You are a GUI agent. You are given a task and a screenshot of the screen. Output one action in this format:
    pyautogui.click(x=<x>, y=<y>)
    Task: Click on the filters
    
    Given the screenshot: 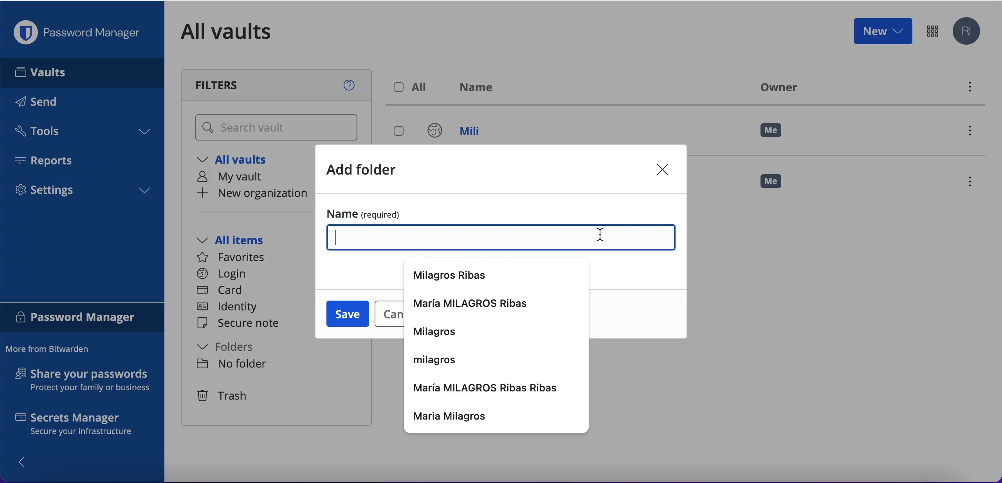 What is the action you would take?
    pyautogui.click(x=278, y=85)
    